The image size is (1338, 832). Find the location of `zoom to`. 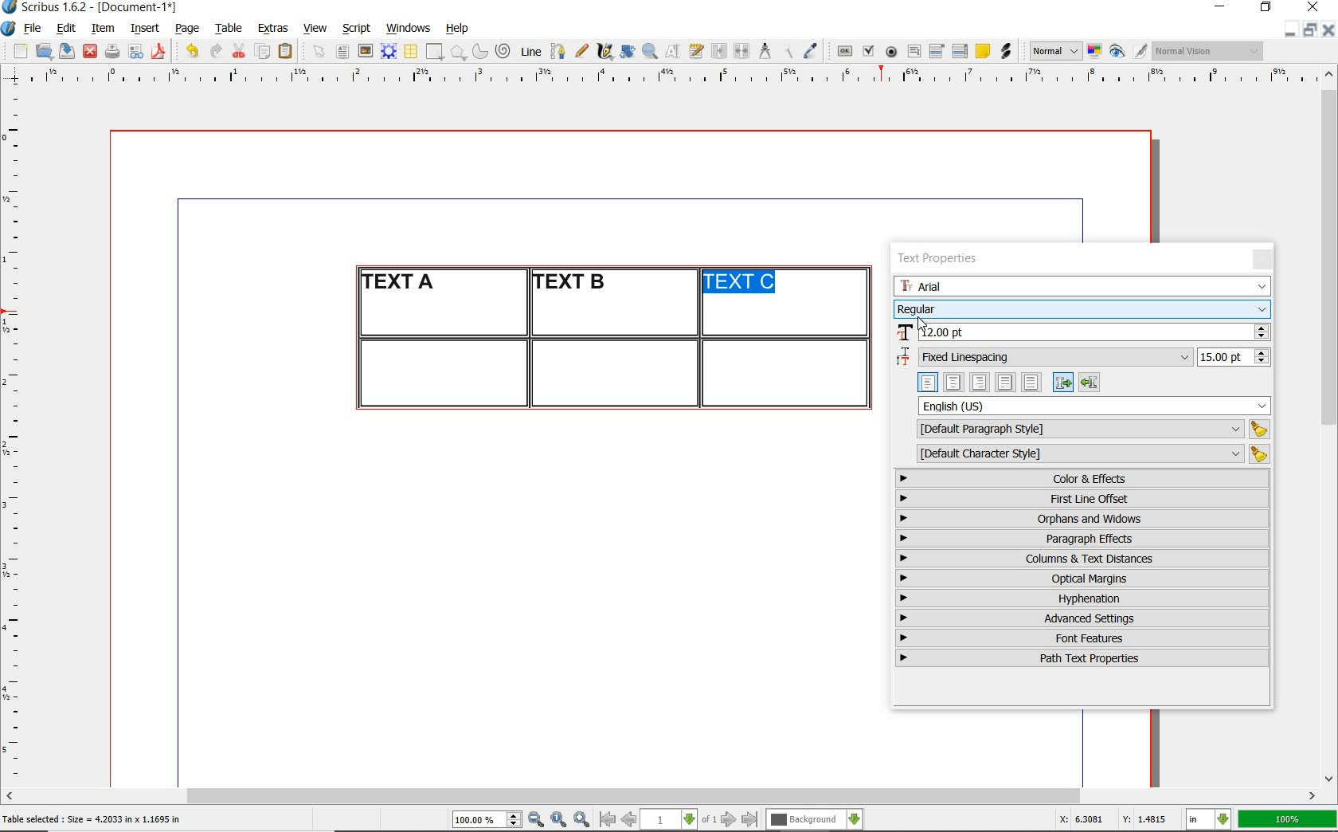

zoom to is located at coordinates (559, 820).